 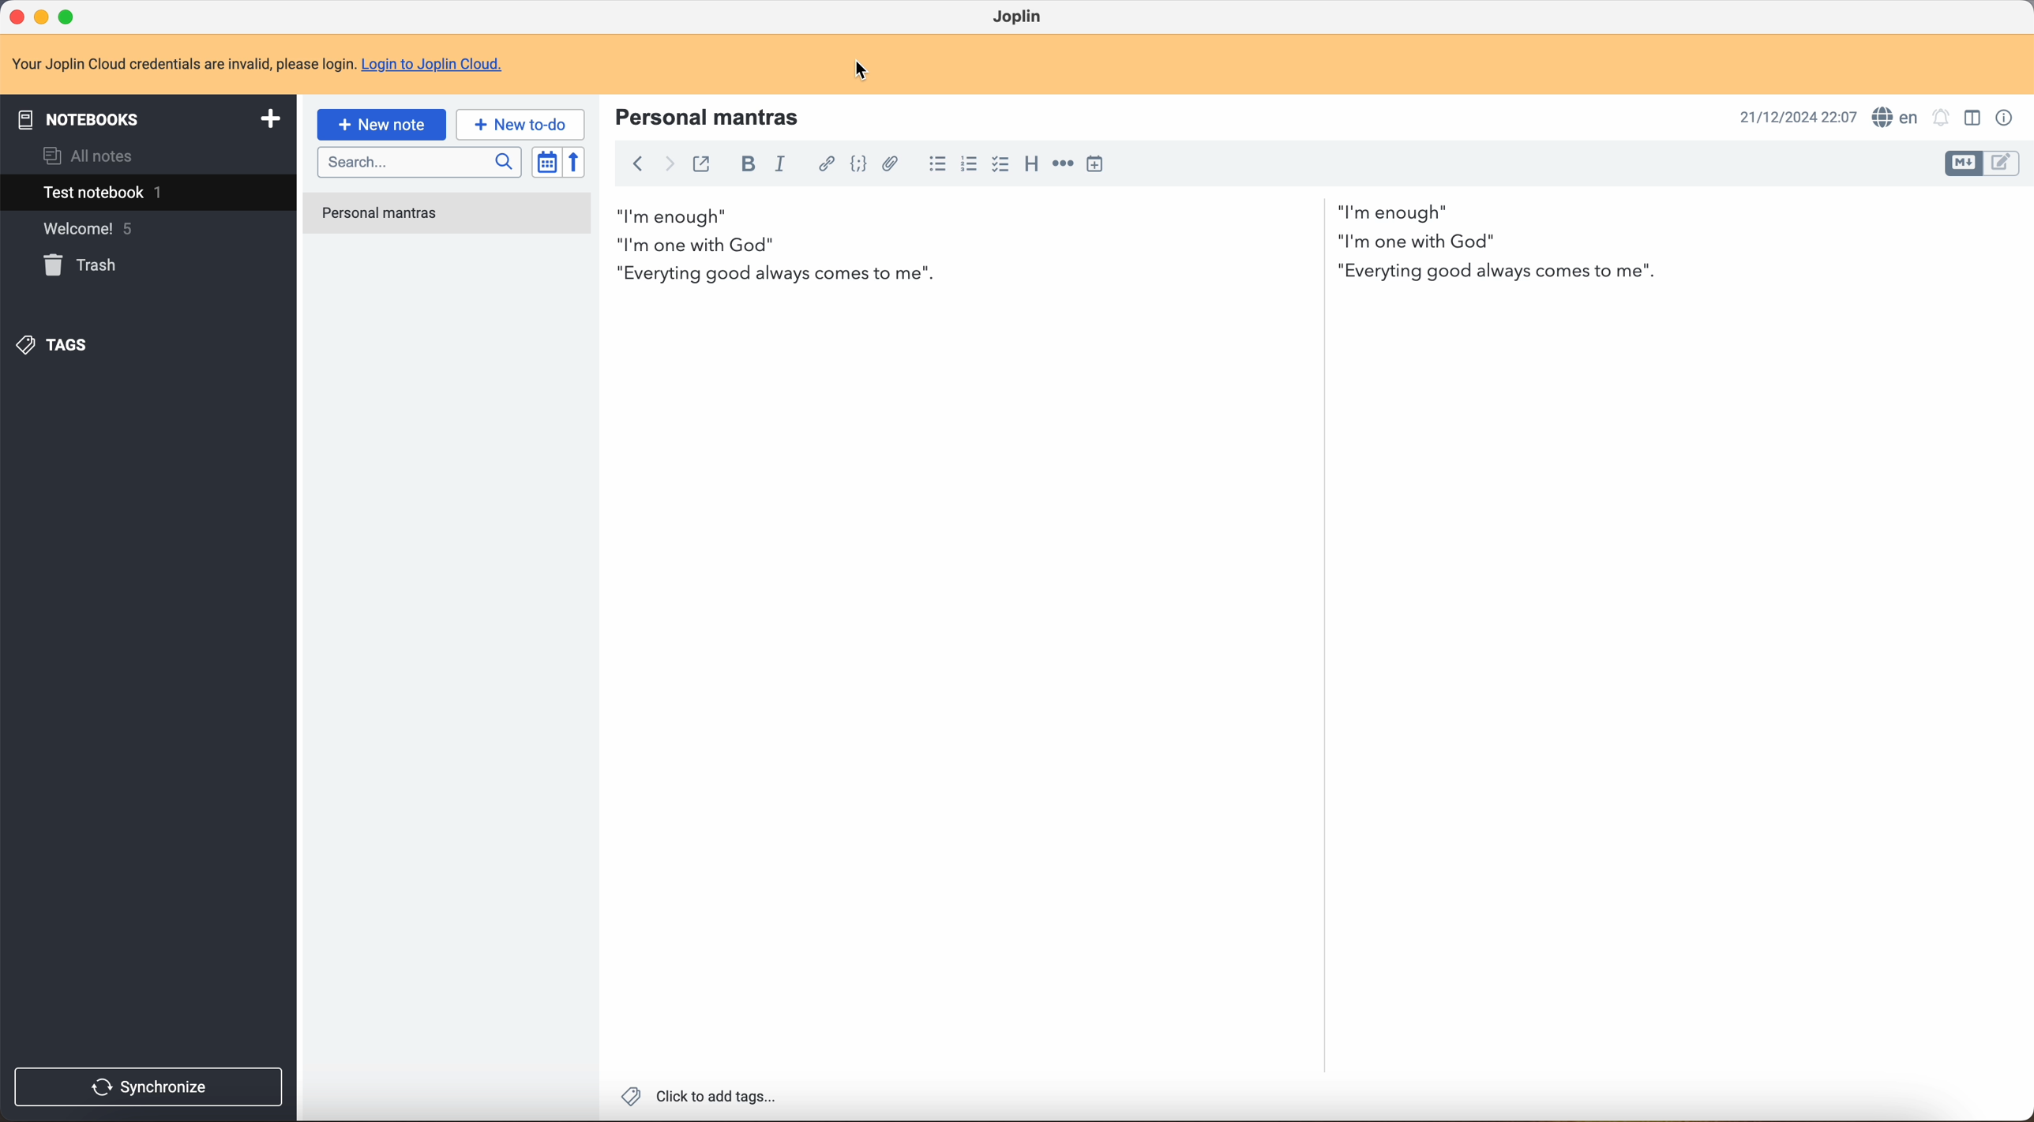 I want to click on Click to add tags, so click(x=707, y=1098).